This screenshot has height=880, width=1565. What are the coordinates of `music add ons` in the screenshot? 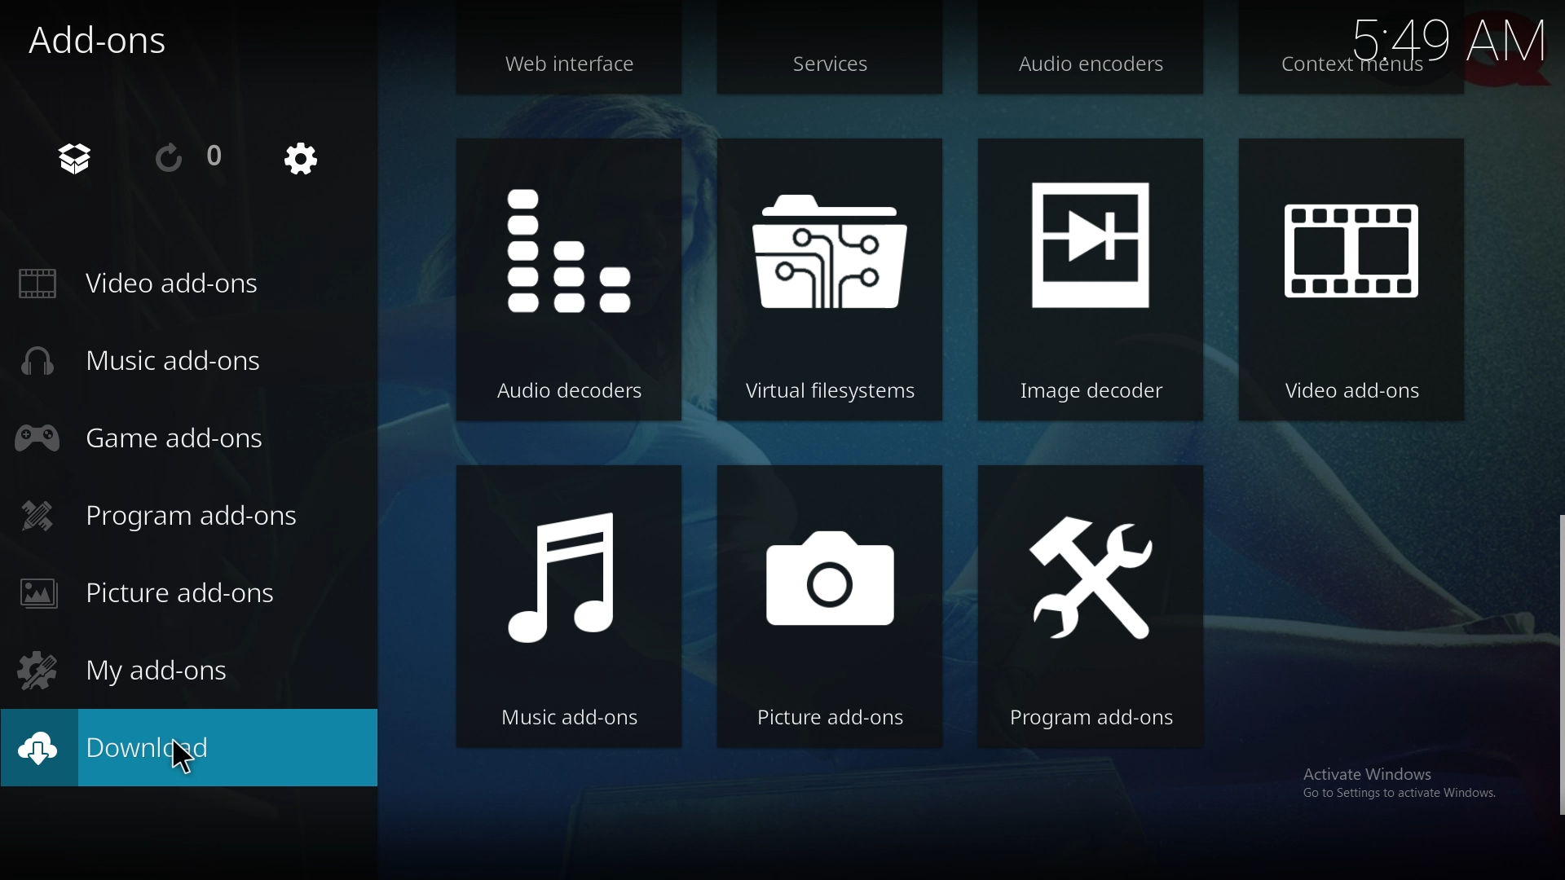 It's located at (148, 359).